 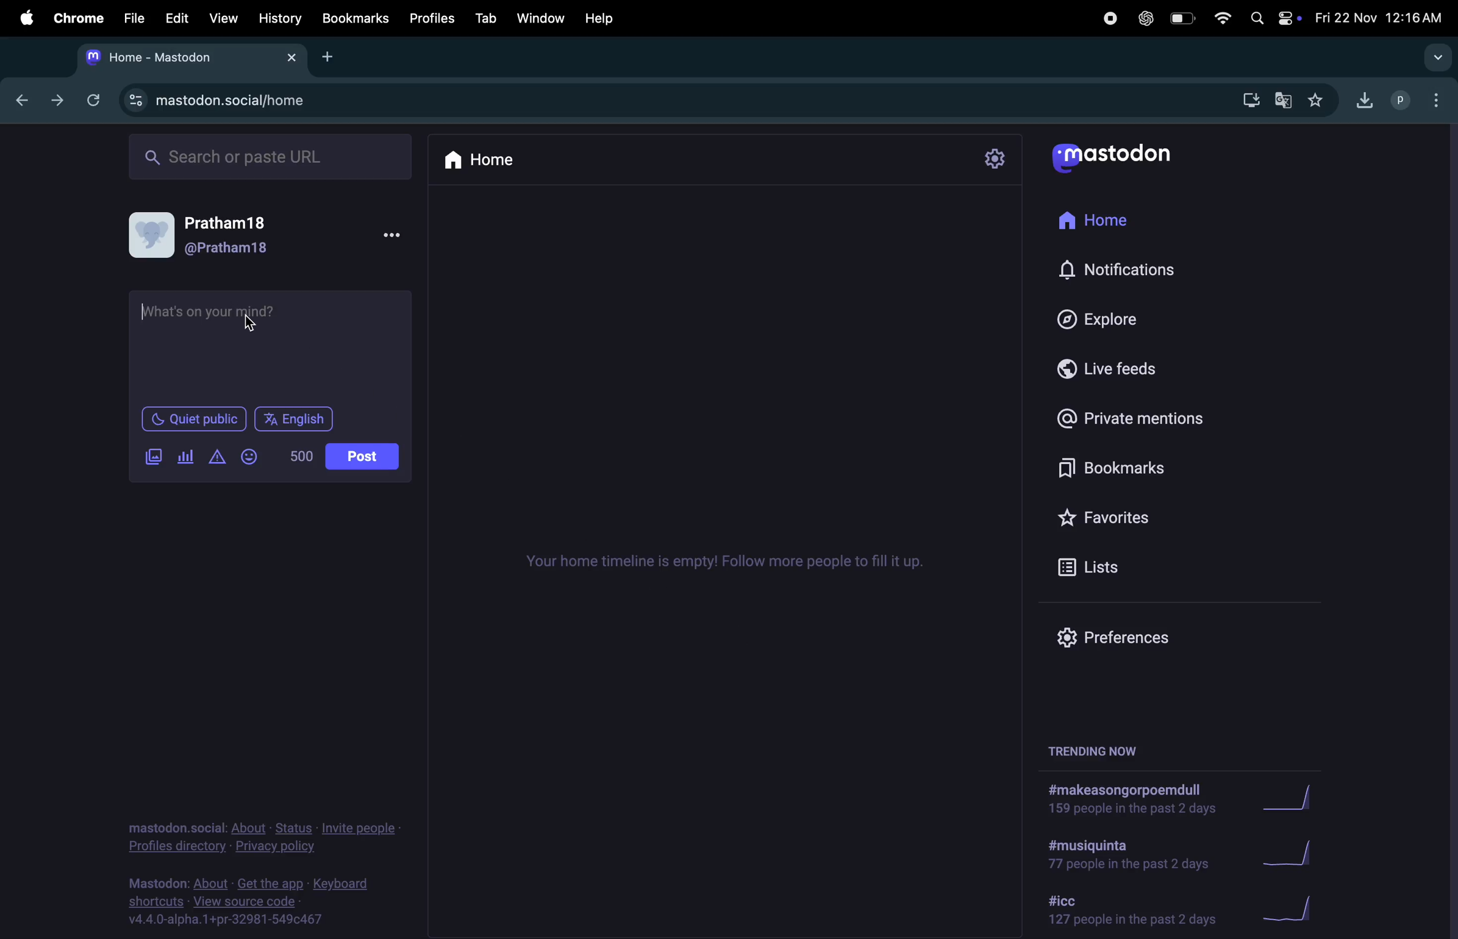 What do you see at coordinates (298, 455) in the screenshot?
I see `500 lines` at bounding box center [298, 455].